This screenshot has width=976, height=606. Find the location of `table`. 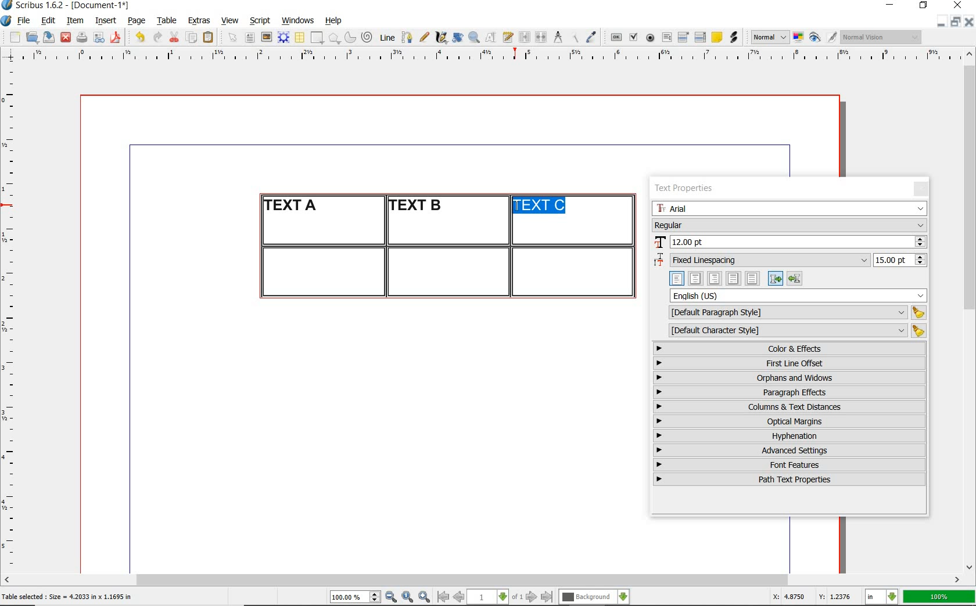

table is located at coordinates (300, 38).